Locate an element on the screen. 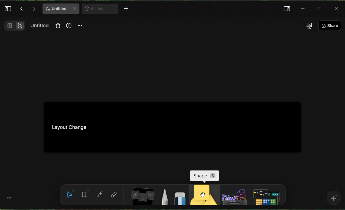  name is located at coordinates (40, 26).